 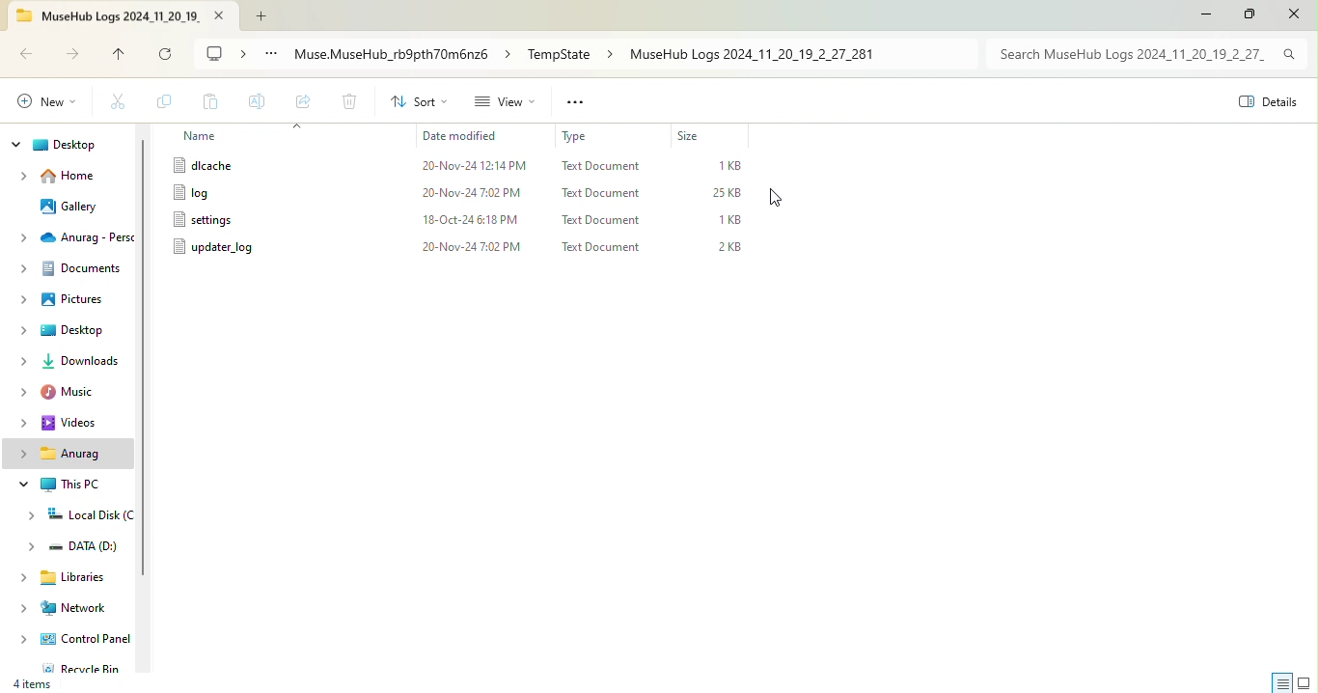 What do you see at coordinates (1282, 679) in the screenshot?
I see `Display information about each item in the windows` at bounding box center [1282, 679].